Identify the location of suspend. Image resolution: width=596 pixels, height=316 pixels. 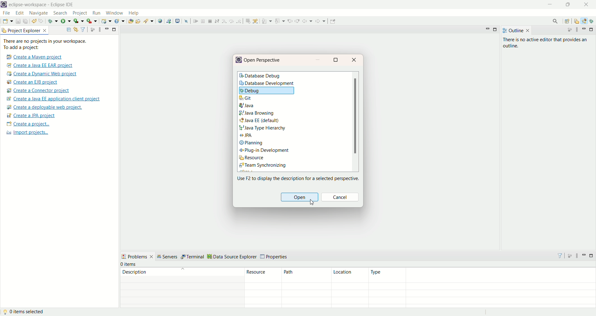
(202, 21).